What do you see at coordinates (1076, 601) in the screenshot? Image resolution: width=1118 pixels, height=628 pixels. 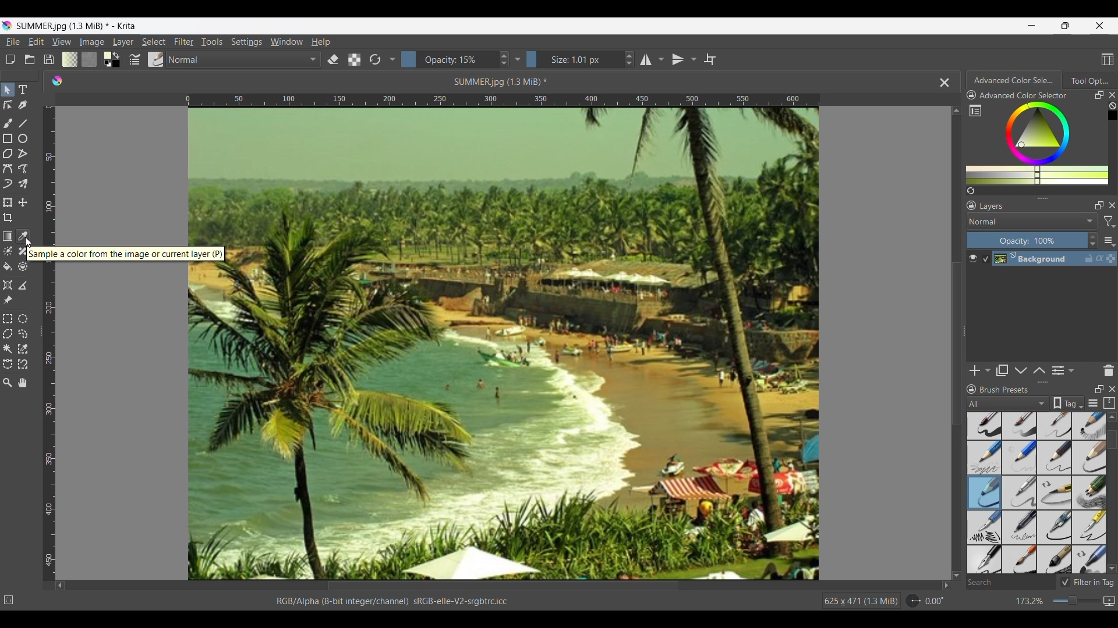 I see `Change zoom` at bounding box center [1076, 601].